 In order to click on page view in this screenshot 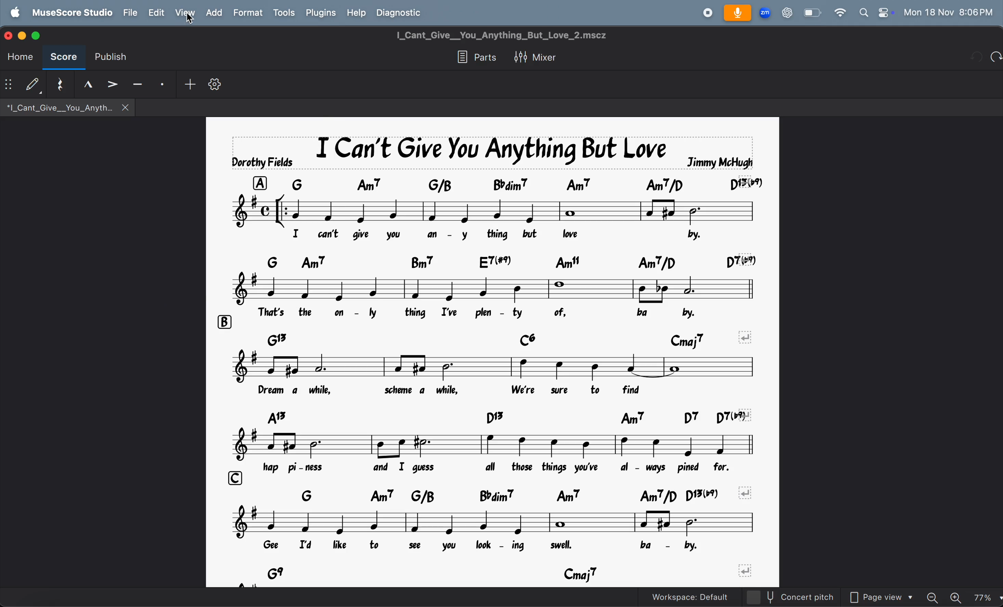, I will do `click(878, 598)`.